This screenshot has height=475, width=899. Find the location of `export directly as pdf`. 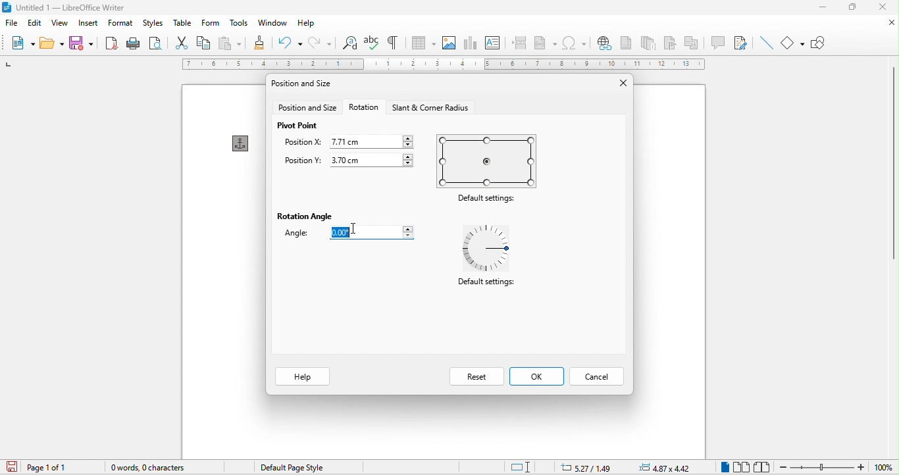

export directly as pdf is located at coordinates (111, 42).